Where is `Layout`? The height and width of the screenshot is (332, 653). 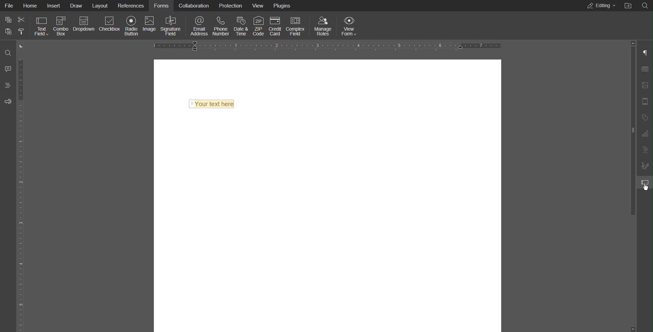 Layout is located at coordinates (101, 5).